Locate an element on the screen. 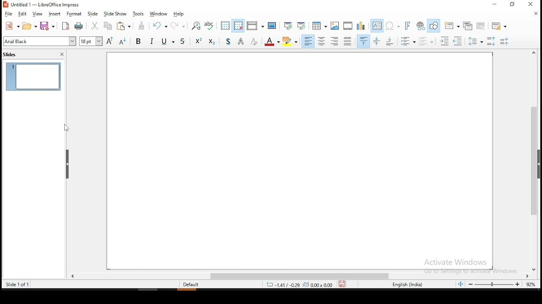  font color is located at coordinates (273, 42).